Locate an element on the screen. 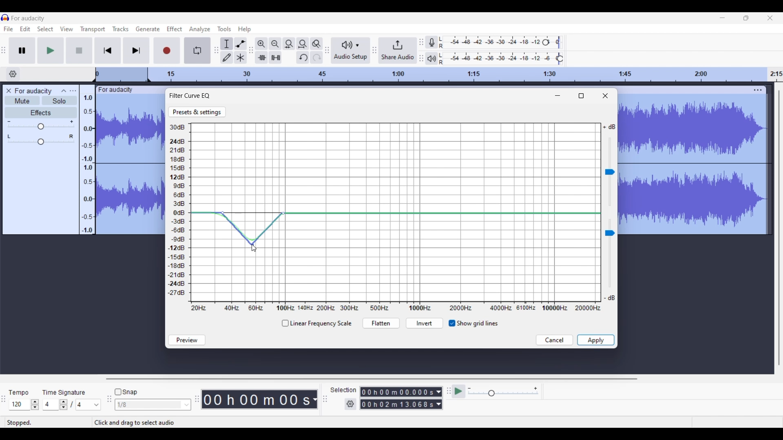 The height and width of the screenshot is (440, 783). Y axis representing Decibel is located at coordinates (179, 211).